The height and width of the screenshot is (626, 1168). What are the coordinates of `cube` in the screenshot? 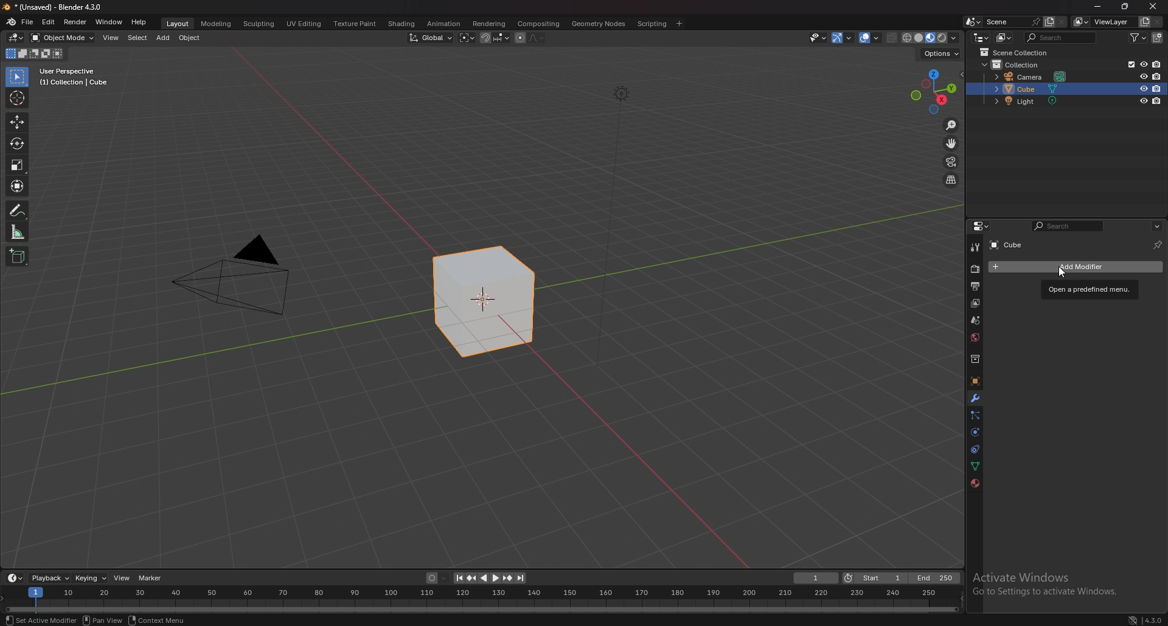 It's located at (1048, 266).